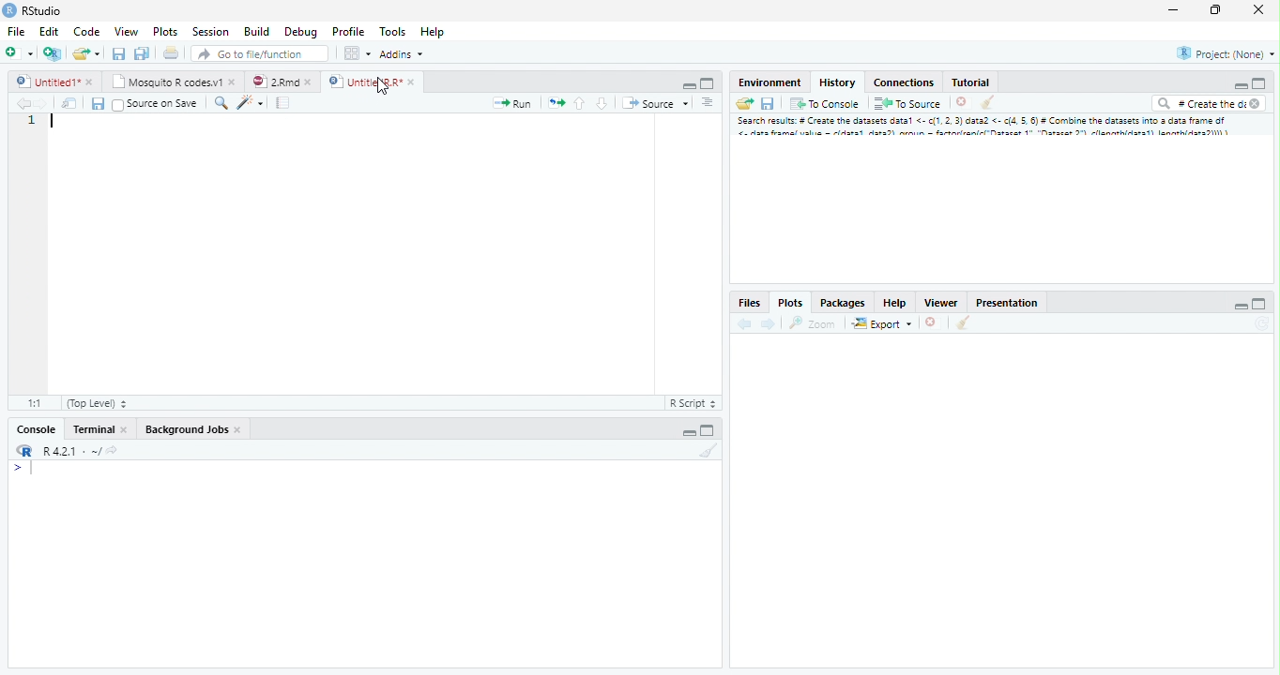 Image resolution: width=1280 pixels, height=675 pixels. Describe the element at coordinates (194, 429) in the screenshot. I see `Background Jobs` at that location.